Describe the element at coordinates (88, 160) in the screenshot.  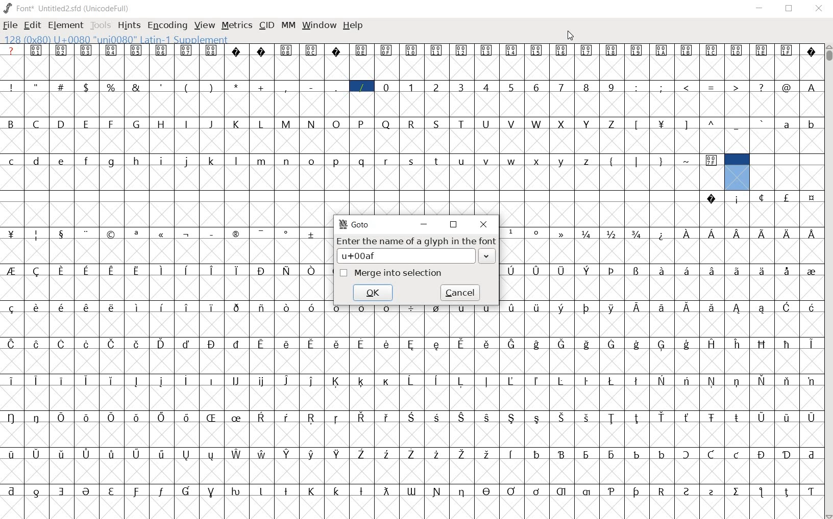
I see `f` at that location.